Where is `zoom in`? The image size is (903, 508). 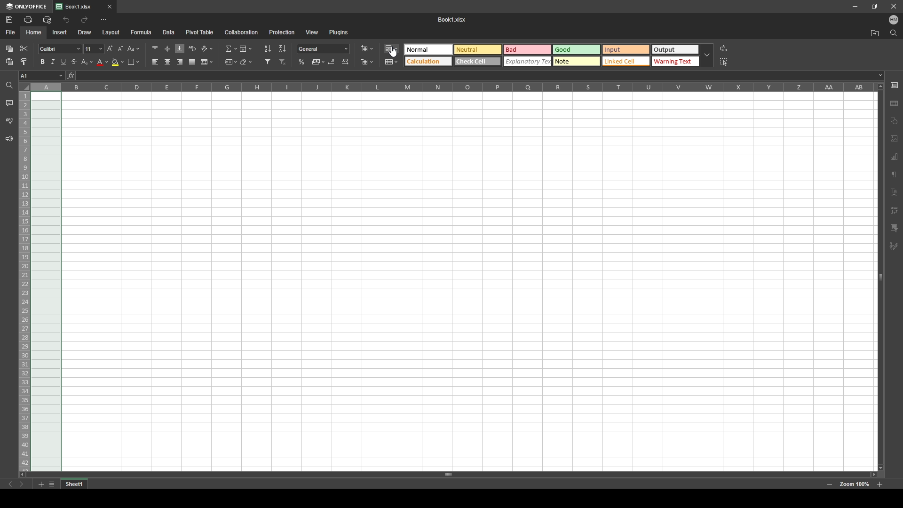 zoom in is located at coordinates (879, 484).